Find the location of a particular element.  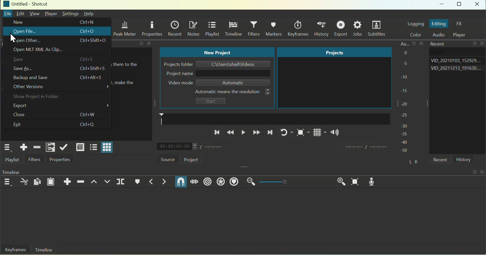

Timeline is located at coordinates (233, 29).